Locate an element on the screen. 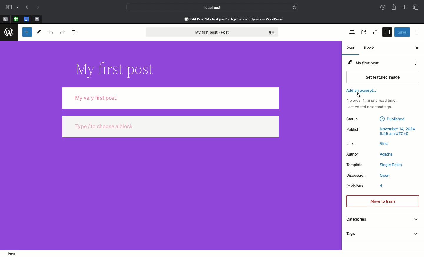  Close is located at coordinates (416, 48).